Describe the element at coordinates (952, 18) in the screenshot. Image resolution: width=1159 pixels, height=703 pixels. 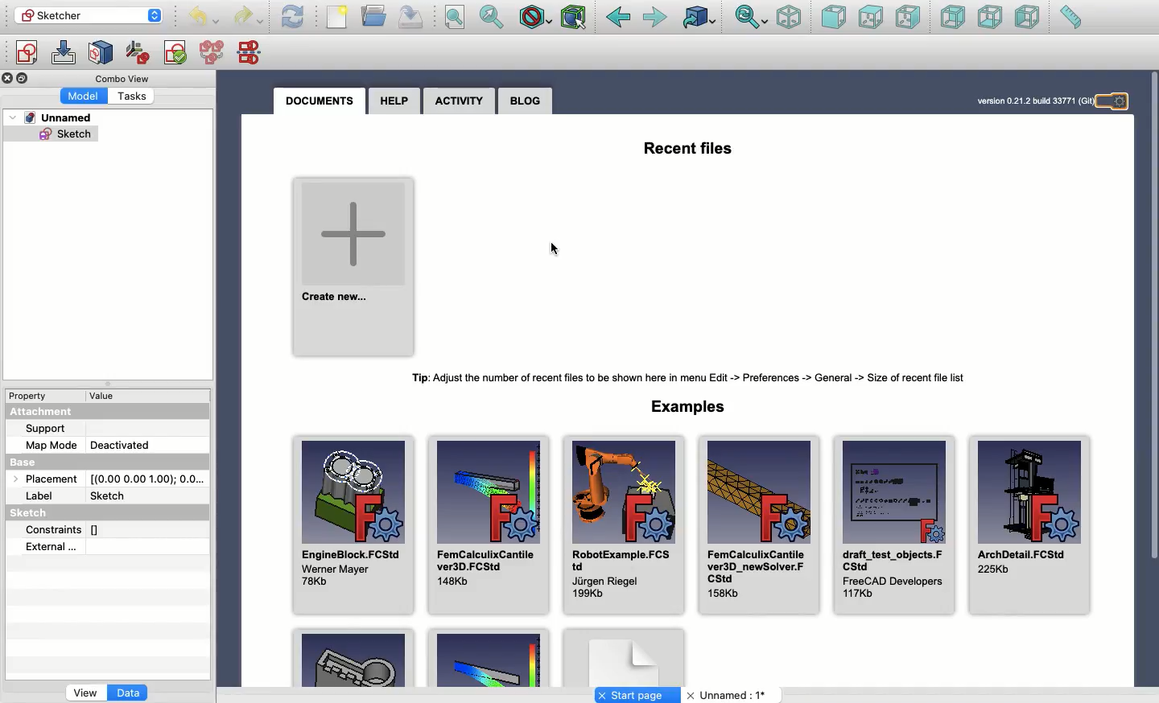
I see `Rear` at that location.